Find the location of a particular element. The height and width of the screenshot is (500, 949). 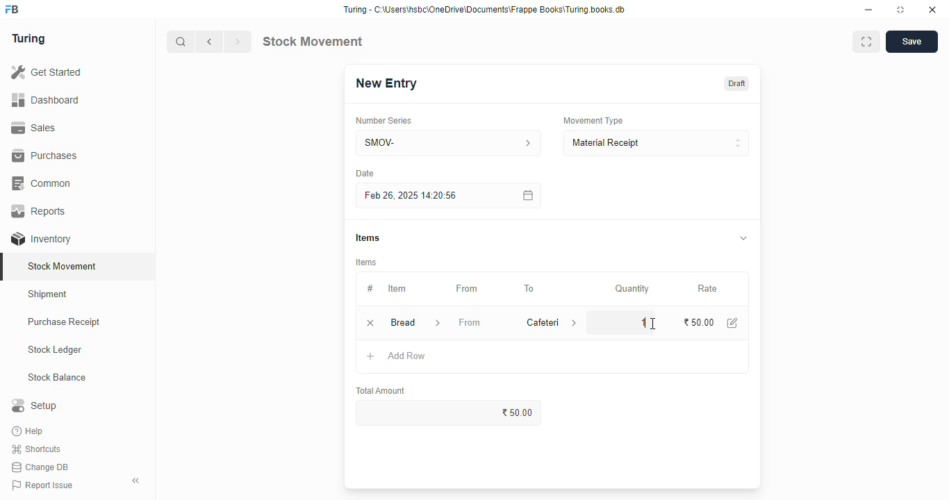

cursor is located at coordinates (652, 324).